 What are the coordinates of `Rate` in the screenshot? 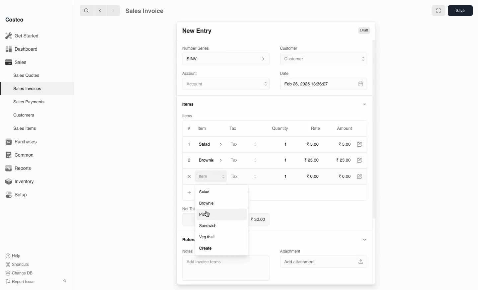 It's located at (316, 128).